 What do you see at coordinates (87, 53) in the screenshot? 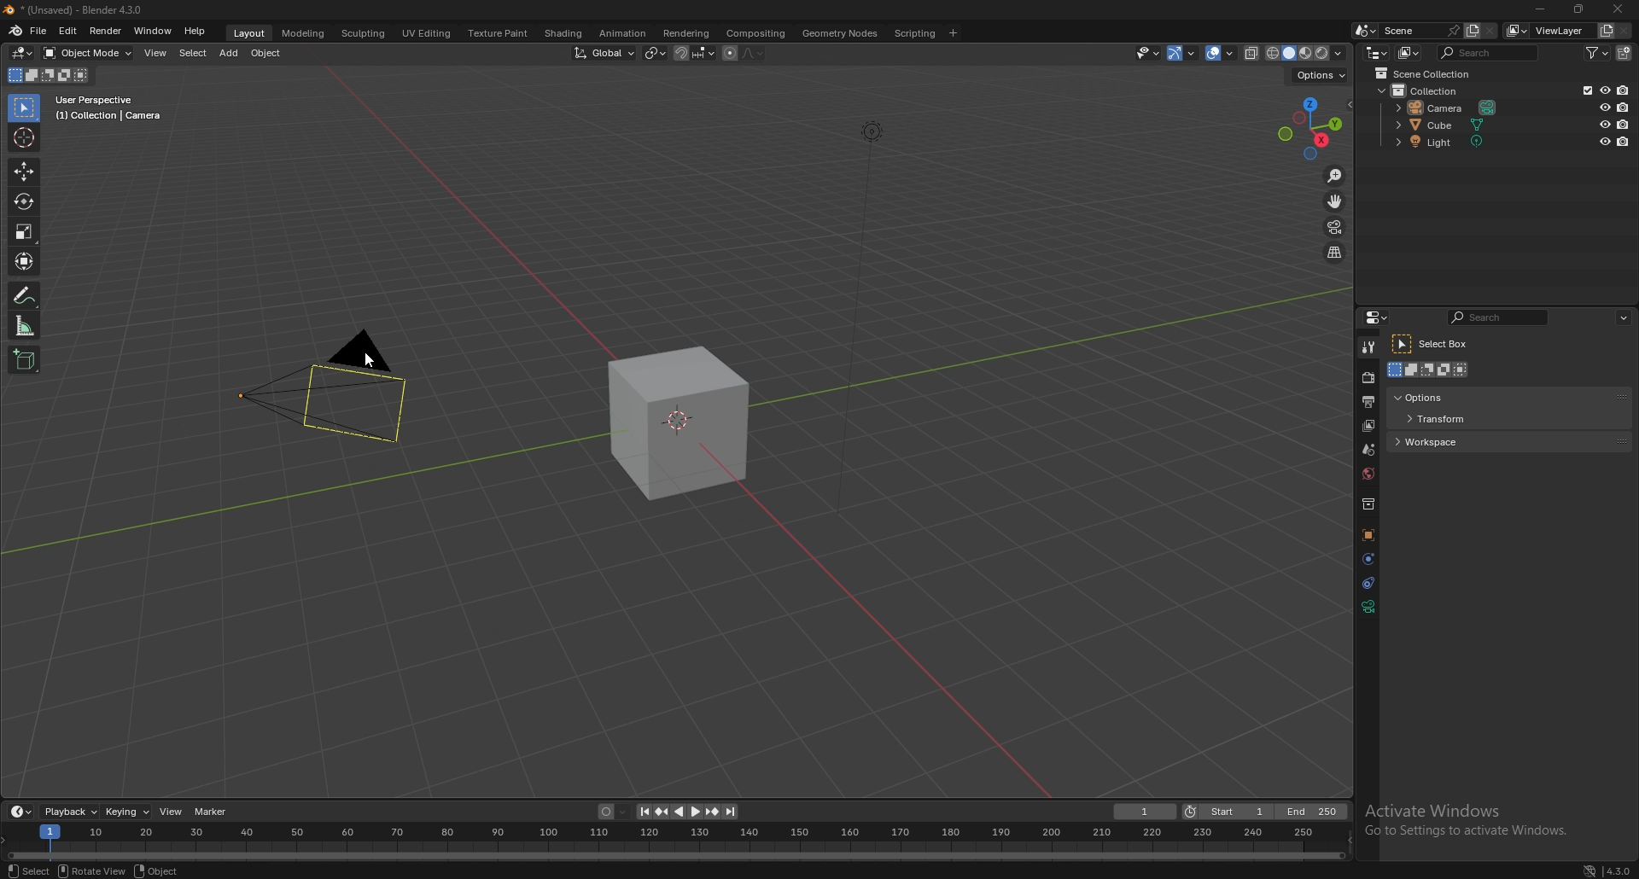
I see `object mode` at bounding box center [87, 53].